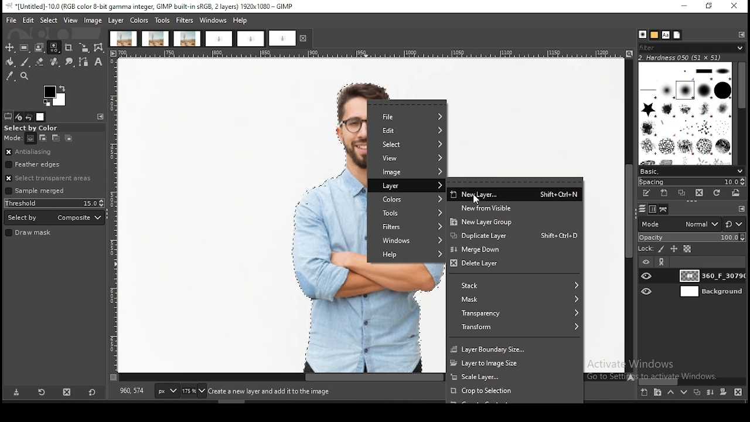  I want to click on scroll bar, so click(693, 381).